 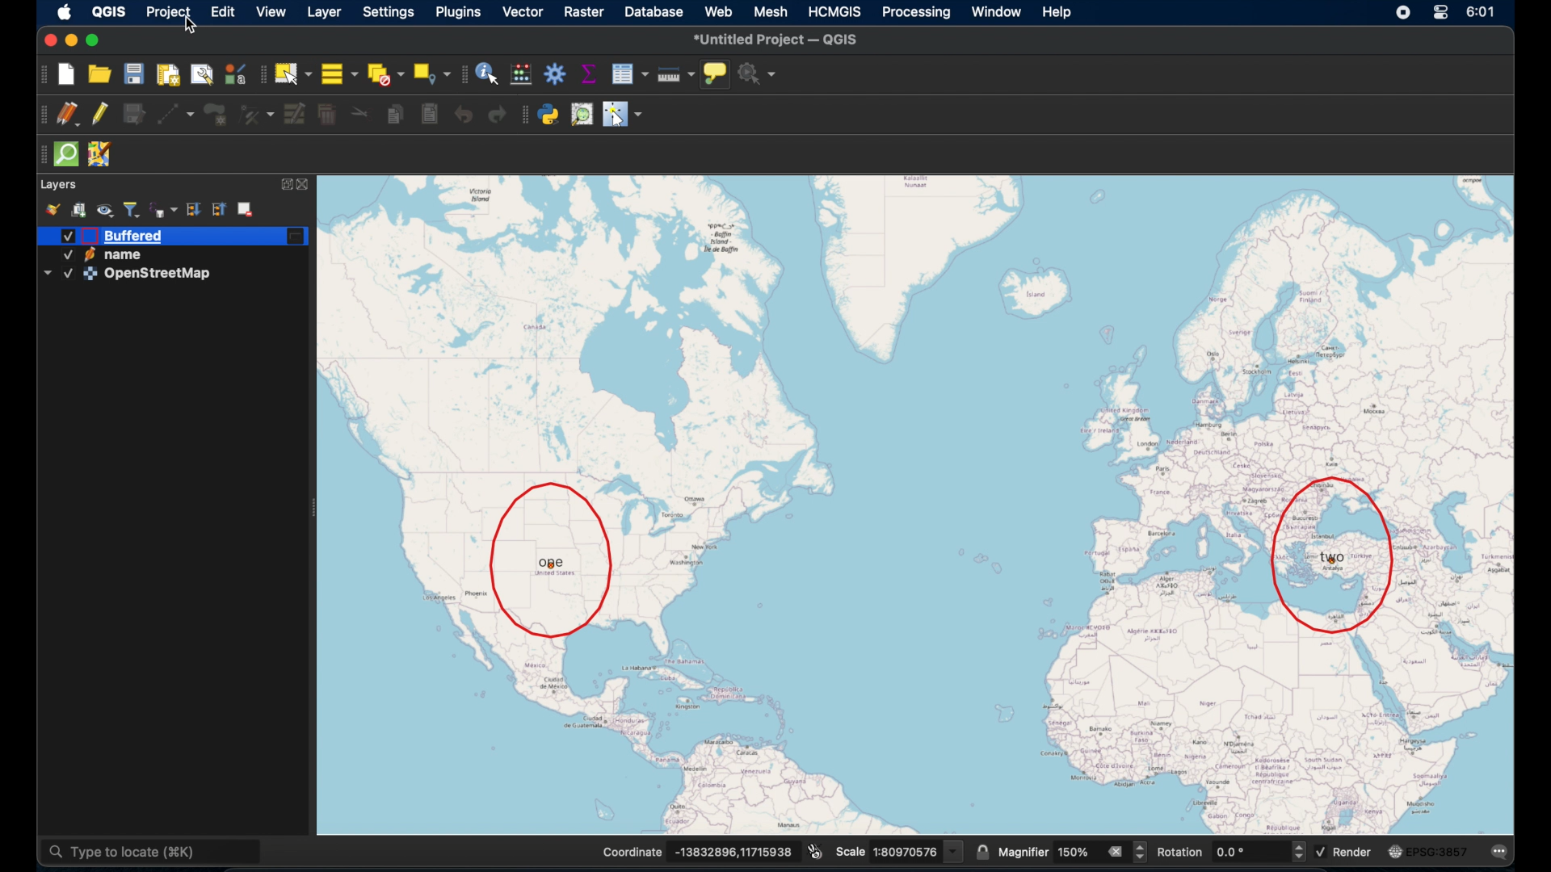 I want to click on manage map theme, so click(x=106, y=211).